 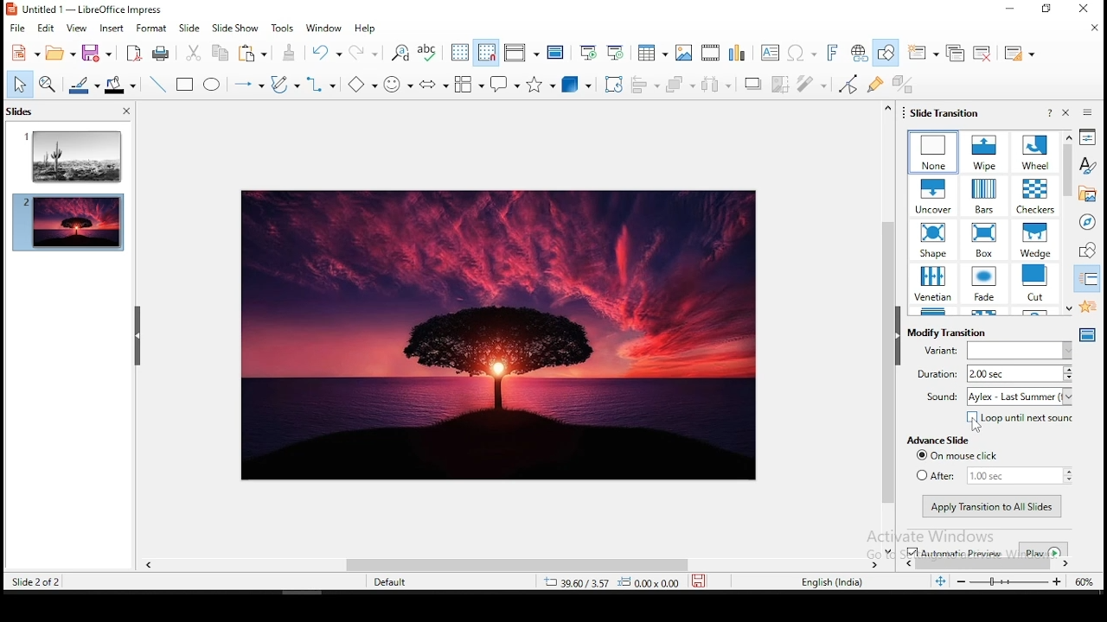 What do you see at coordinates (1086, 222) in the screenshot?
I see `navigator` at bounding box center [1086, 222].